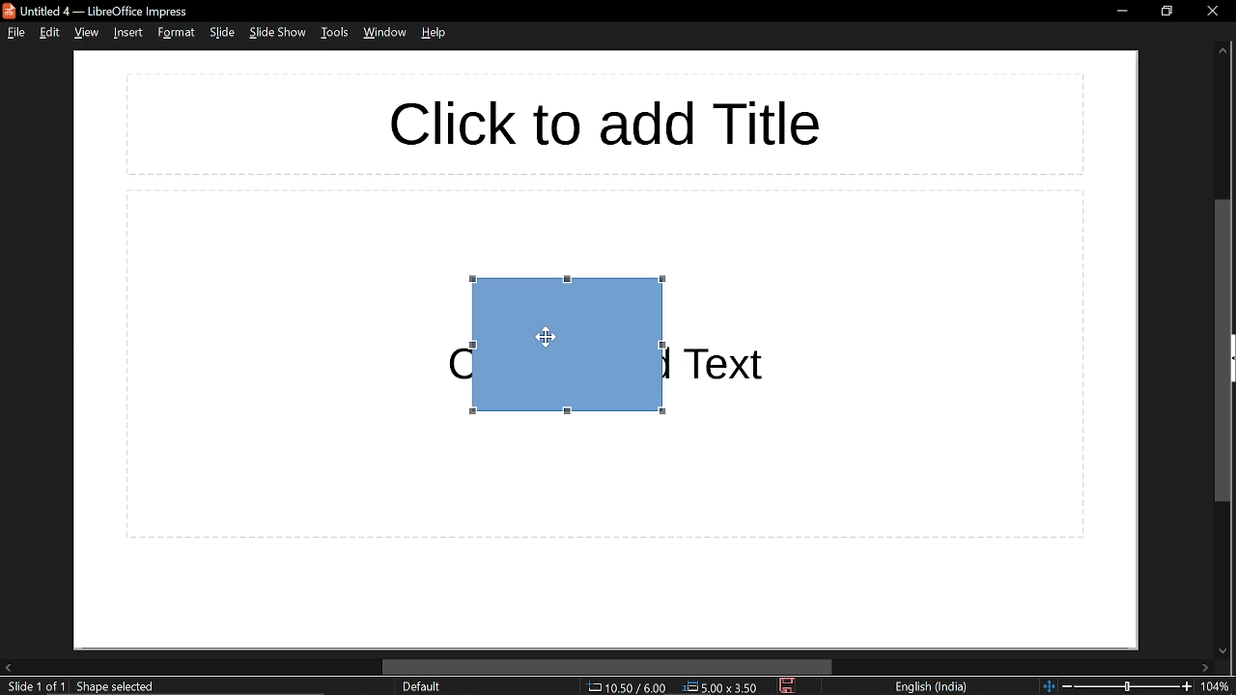  I want to click on Space for title, so click(595, 123).